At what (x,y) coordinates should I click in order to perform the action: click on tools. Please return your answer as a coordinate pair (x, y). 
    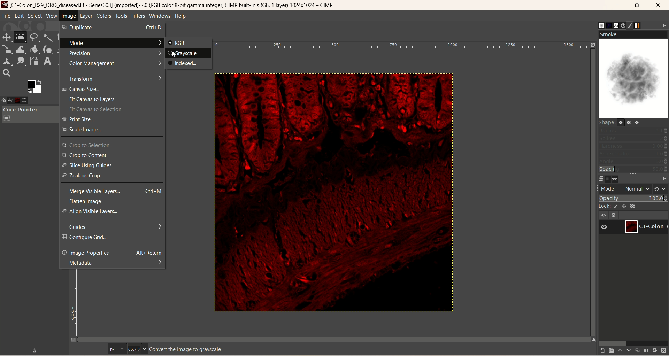
    Looking at the image, I should click on (122, 16).